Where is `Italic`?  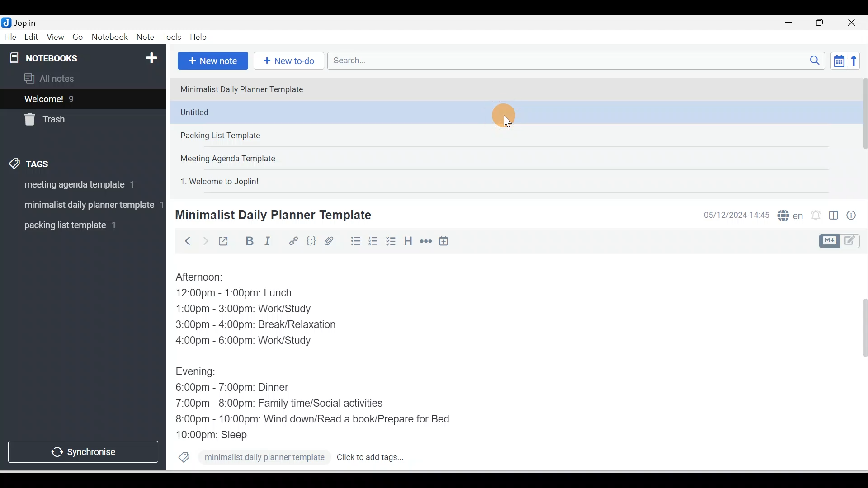
Italic is located at coordinates (269, 243).